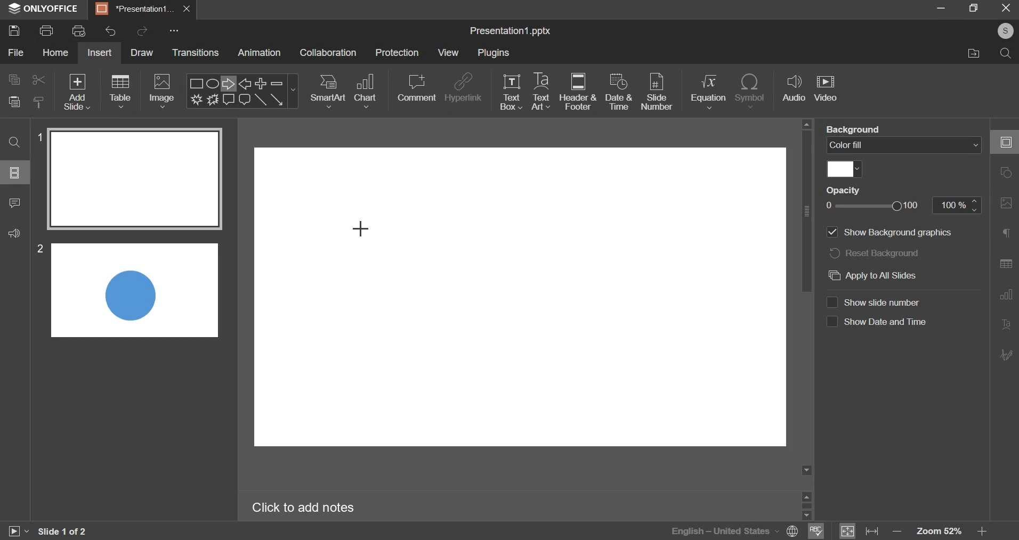 The height and width of the screenshot is (540, 1019). What do you see at coordinates (512, 31) in the screenshot?
I see `presentation name` at bounding box center [512, 31].